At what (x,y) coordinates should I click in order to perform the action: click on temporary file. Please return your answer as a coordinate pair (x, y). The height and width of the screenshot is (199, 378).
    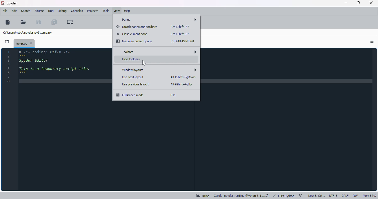
    Looking at the image, I should click on (27, 33).